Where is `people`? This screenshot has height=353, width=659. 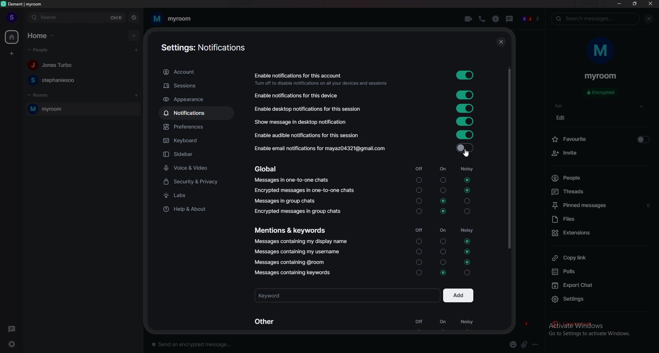
people is located at coordinates (53, 80).